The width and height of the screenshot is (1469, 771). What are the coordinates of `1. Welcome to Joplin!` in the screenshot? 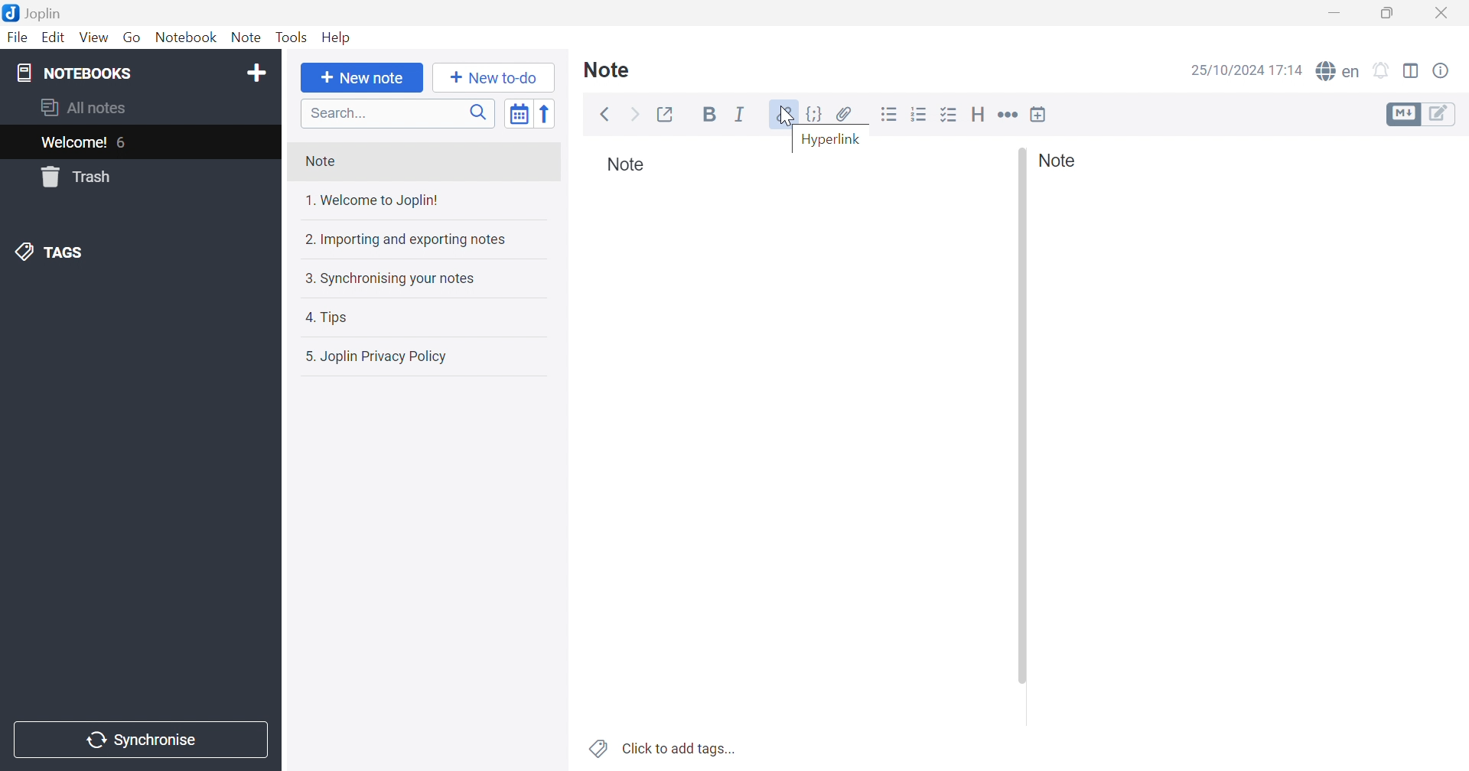 It's located at (415, 202).